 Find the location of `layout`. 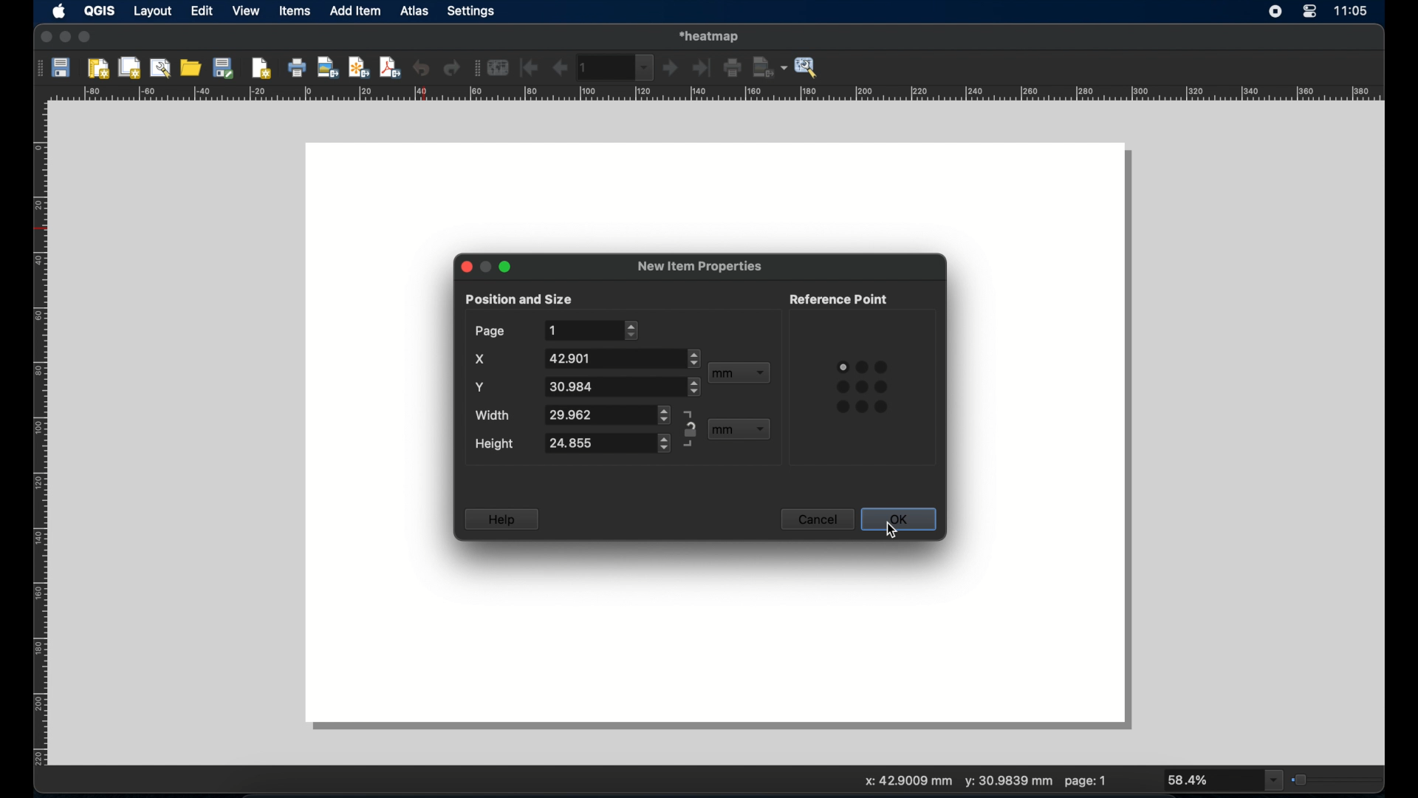

layout is located at coordinates (152, 13).